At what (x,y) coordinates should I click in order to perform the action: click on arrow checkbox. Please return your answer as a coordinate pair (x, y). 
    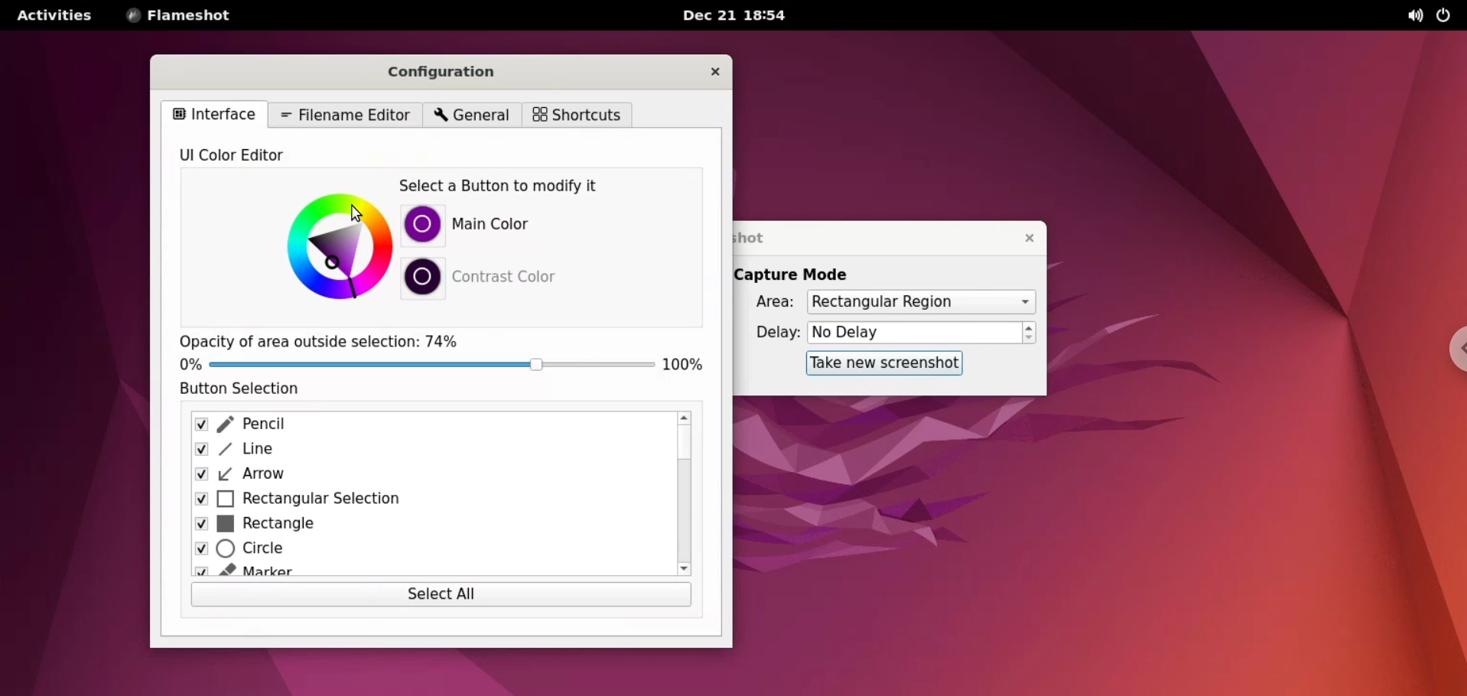
    Looking at the image, I should click on (421, 476).